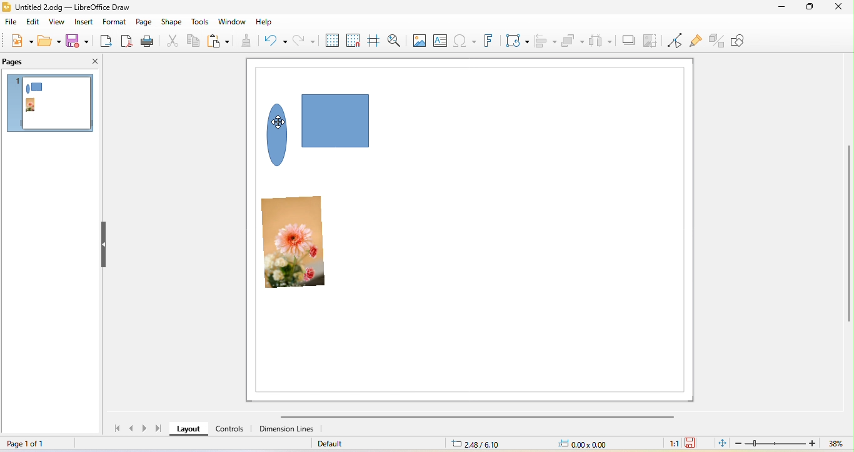 The width and height of the screenshot is (854, 452). I want to click on close, so click(839, 9).